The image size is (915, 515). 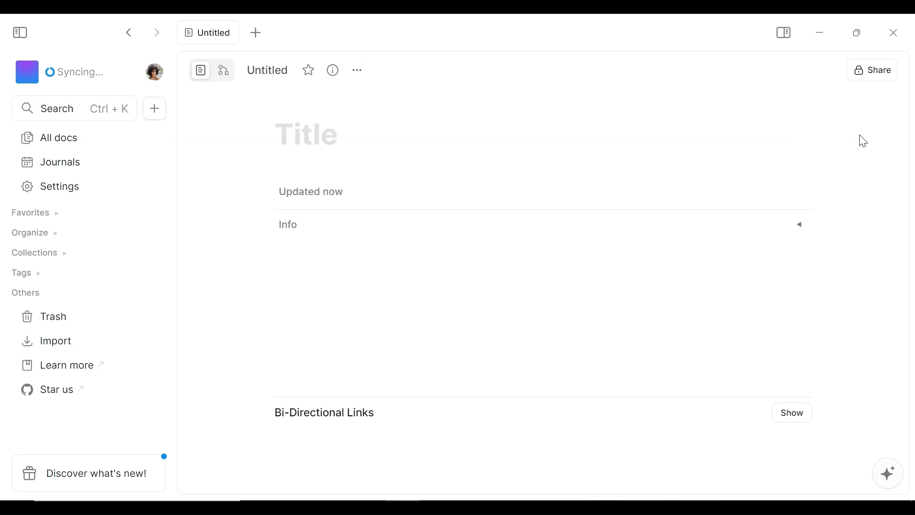 I want to click on Share, so click(x=868, y=69).